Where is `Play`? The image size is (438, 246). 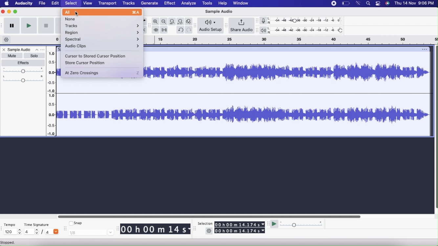 Play is located at coordinates (30, 26).